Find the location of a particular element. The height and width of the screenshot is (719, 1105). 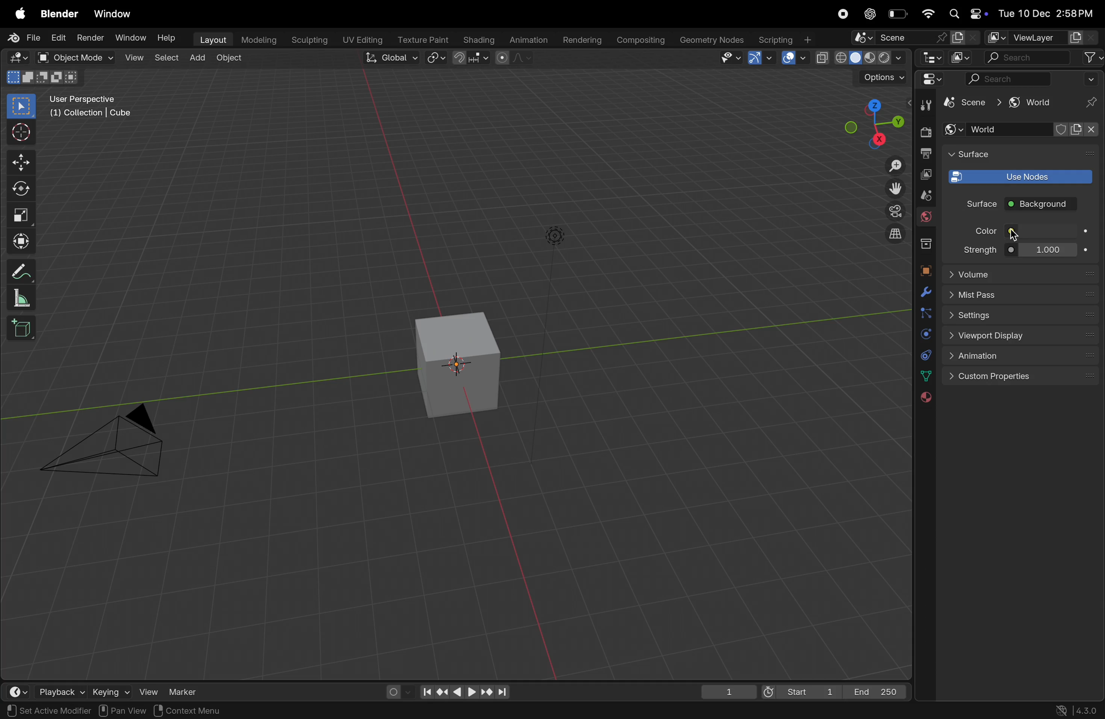

output is located at coordinates (926, 153).